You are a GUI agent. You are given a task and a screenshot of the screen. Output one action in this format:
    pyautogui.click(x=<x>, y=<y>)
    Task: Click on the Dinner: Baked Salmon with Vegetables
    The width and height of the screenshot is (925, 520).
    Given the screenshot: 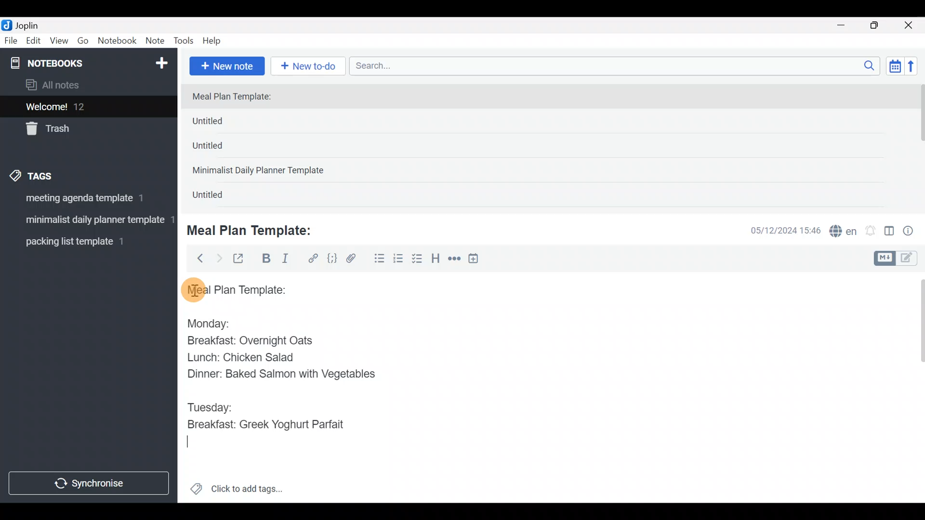 What is the action you would take?
    pyautogui.click(x=279, y=373)
    